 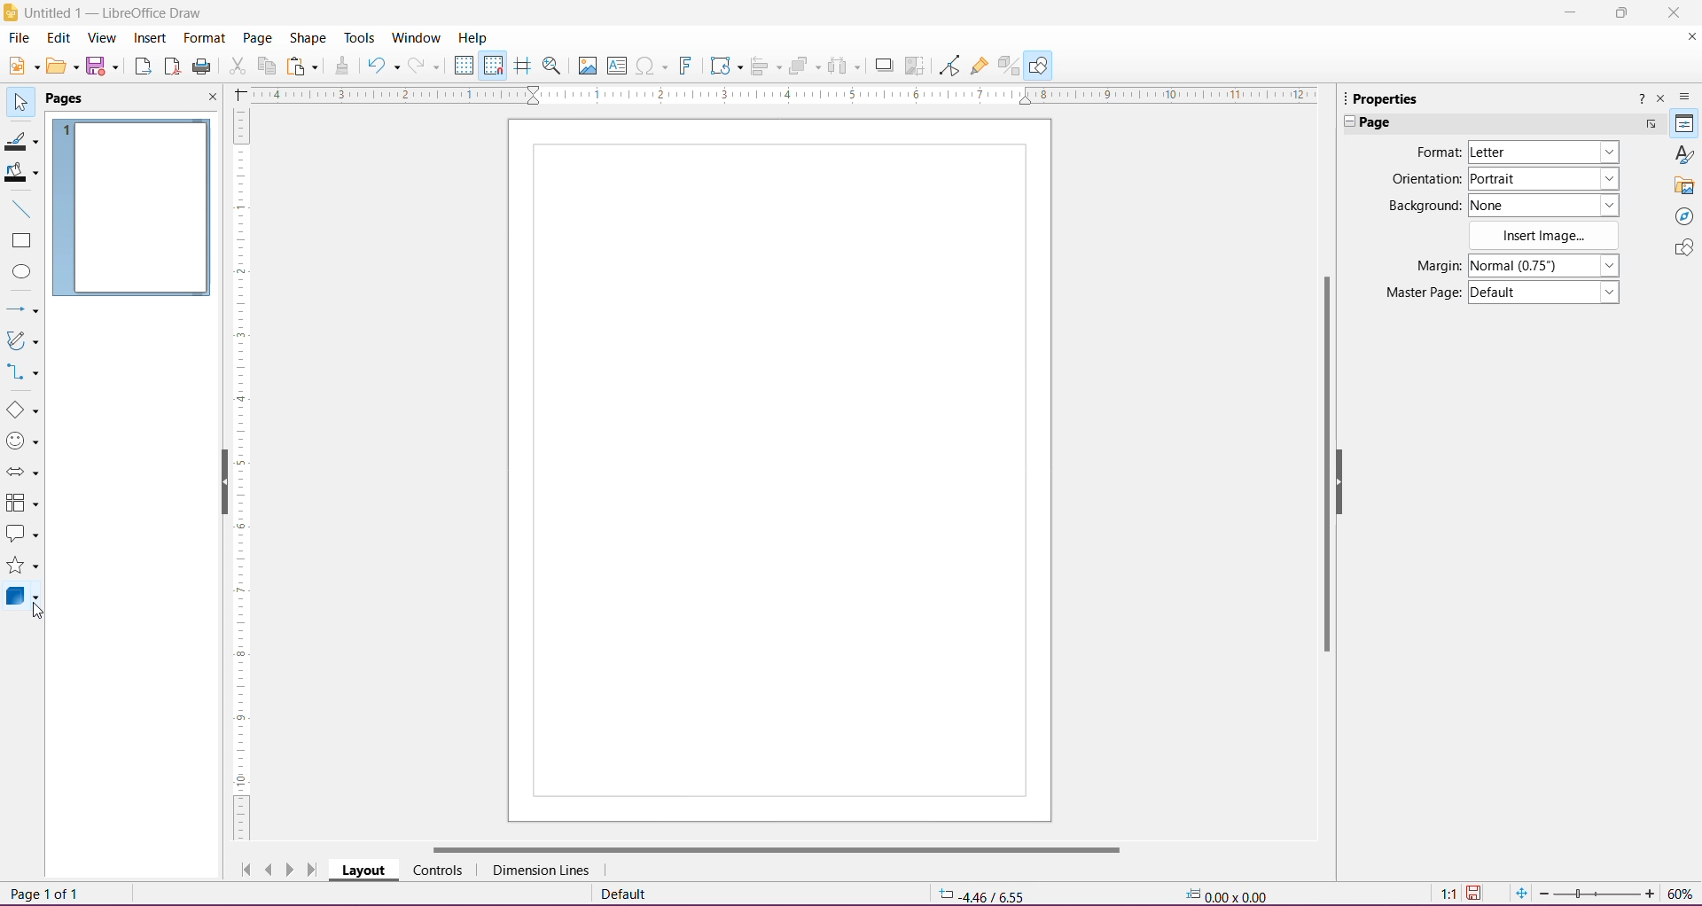 I want to click on Connectors, so click(x=24, y=373).